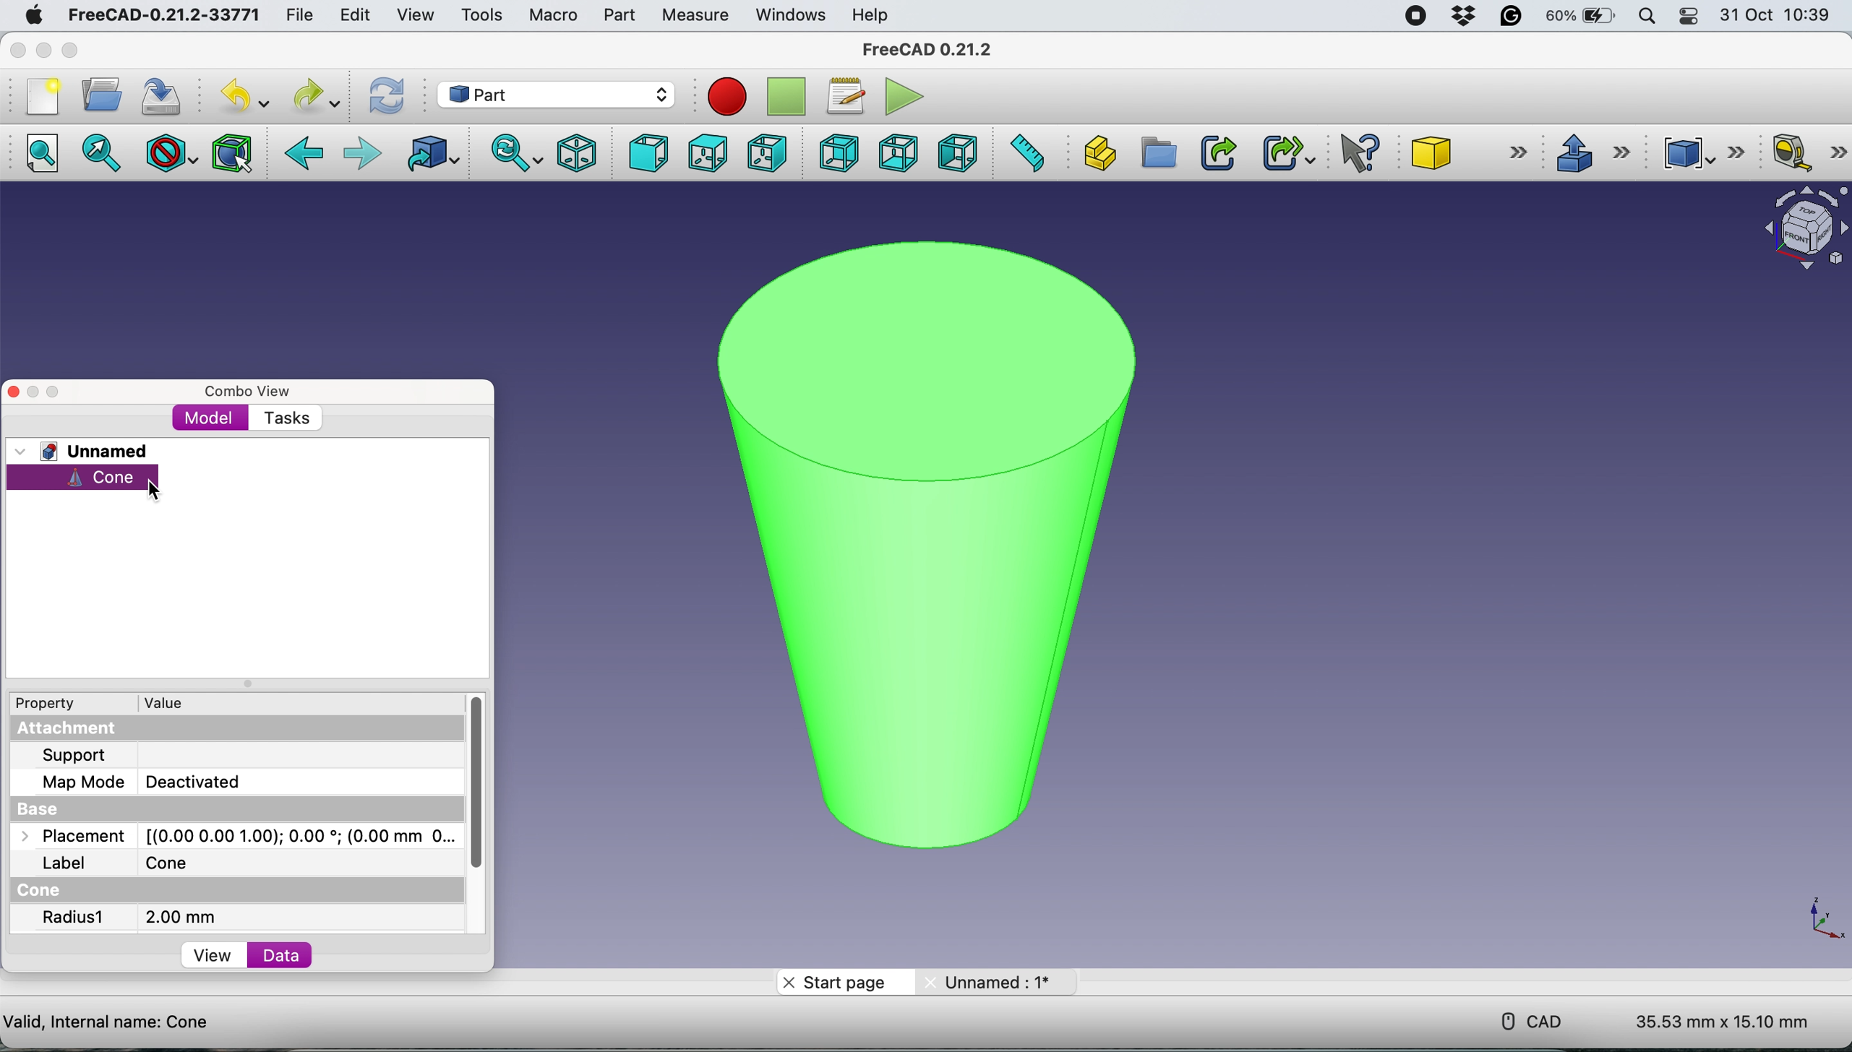 The width and height of the screenshot is (1852, 1052). What do you see at coordinates (96, 50) in the screenshot?
I see `maximise` at bounding box center [96, 50].